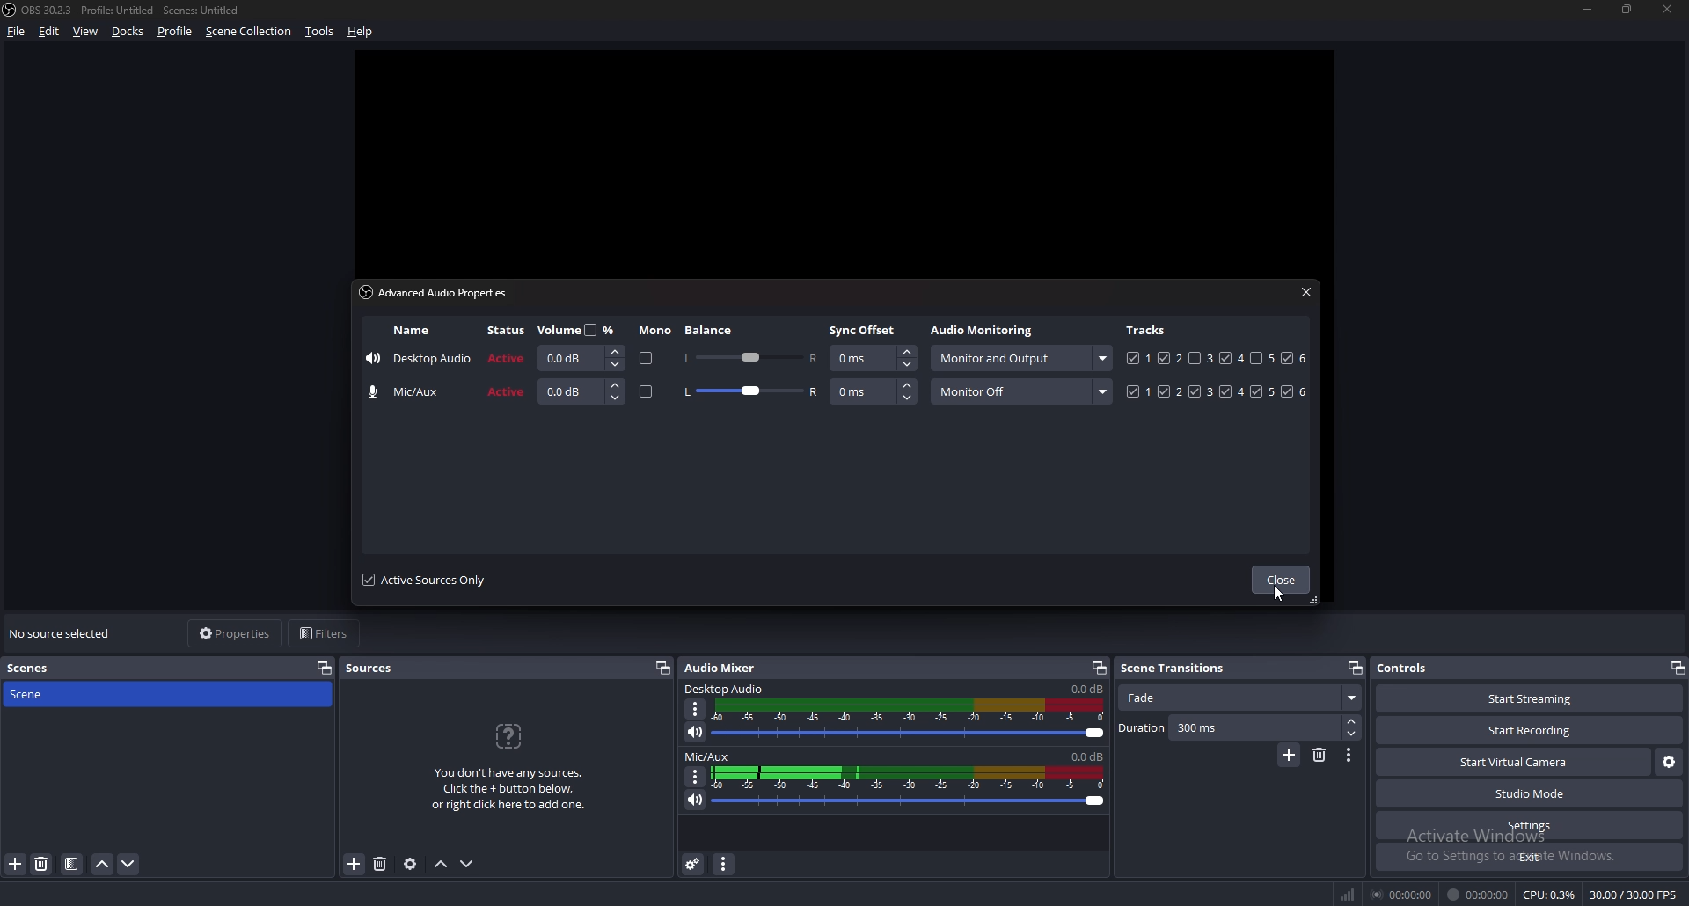 Image resolution: width=1689 pixels, height=906 pixels. What do you see at coordinates (1529, 826) in the screenshot?
I see `settings` at bounding box center [1529, 826].